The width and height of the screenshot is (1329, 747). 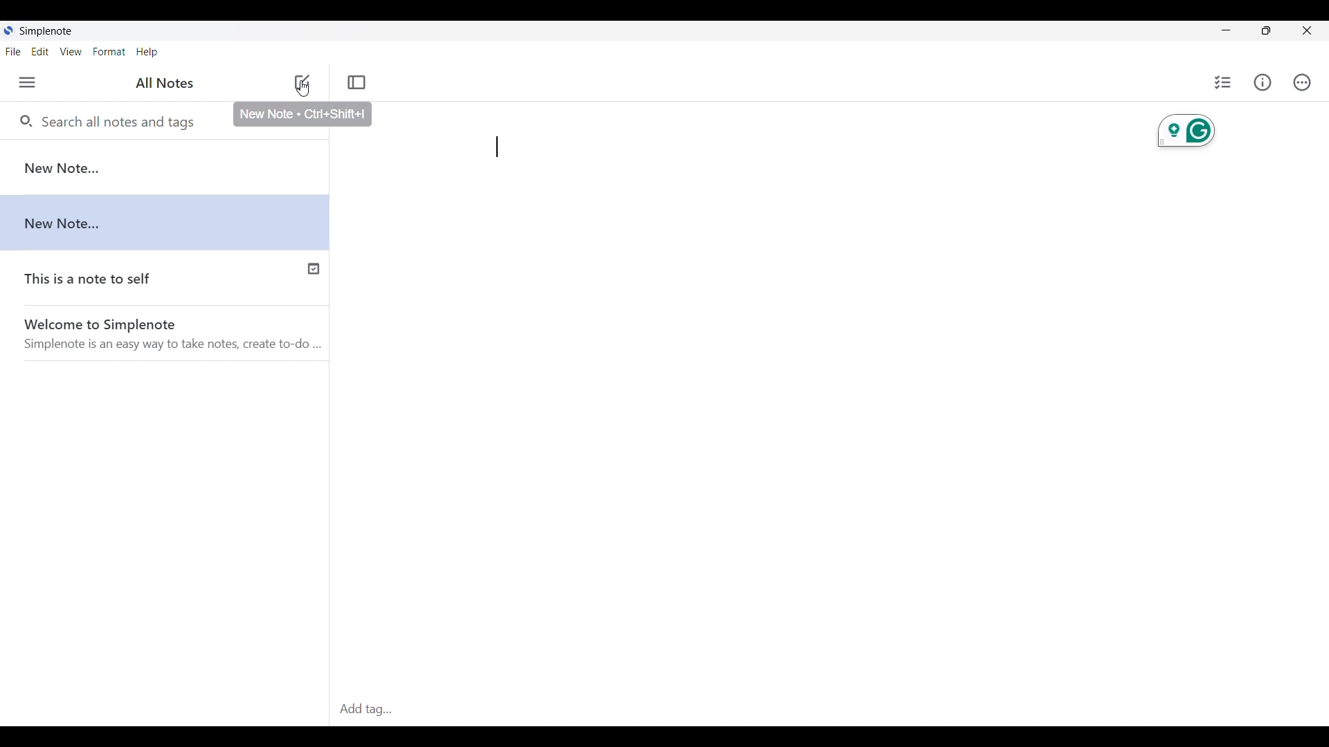 What do you see at coordinates (134, 275) in the screenshot?
I see `This is a note to self` at bounding box center [134, 275].